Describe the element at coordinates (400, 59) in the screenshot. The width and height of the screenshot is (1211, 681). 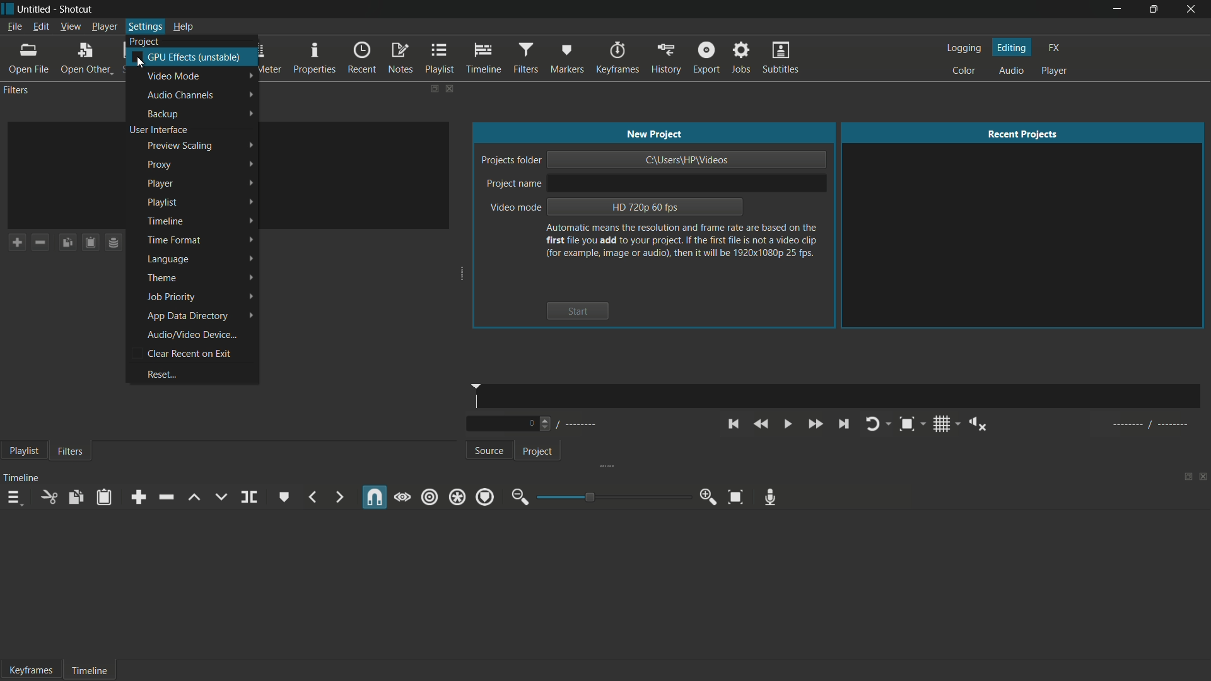
I see `notes` at that location.